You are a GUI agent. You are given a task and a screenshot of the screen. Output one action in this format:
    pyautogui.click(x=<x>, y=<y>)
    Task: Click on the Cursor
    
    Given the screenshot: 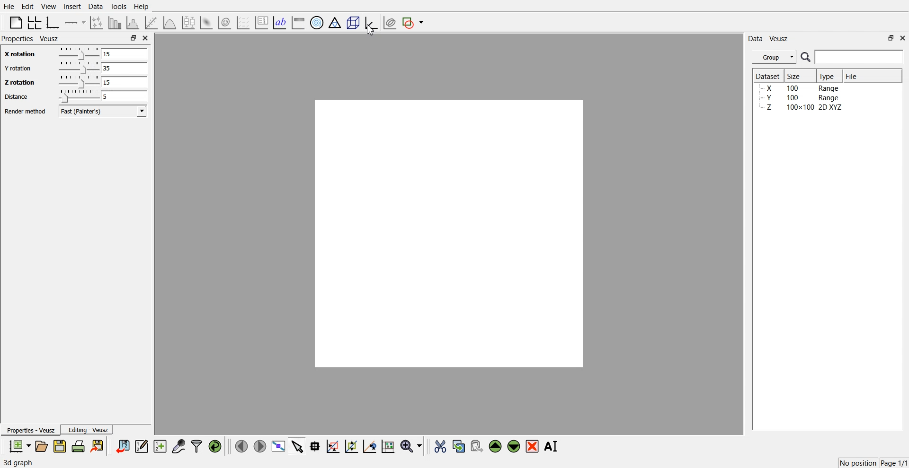 What is the action you would take?
    pyautogui.click(x=371, y=30)
    